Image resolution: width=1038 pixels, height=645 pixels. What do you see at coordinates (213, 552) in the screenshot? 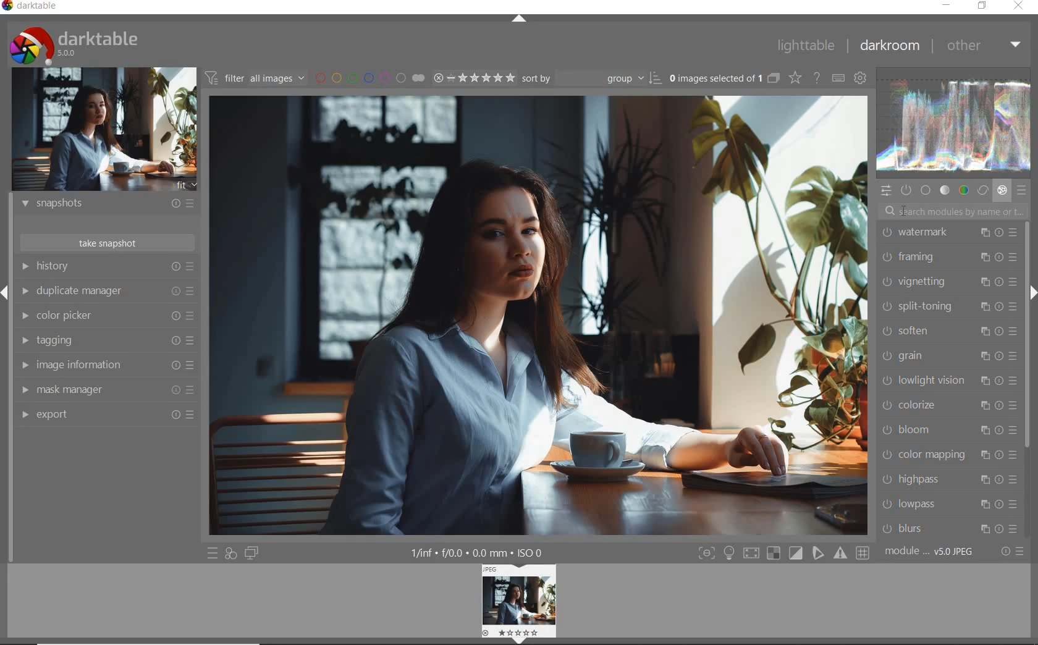
I see `quick access to presets` at bounding box center [213, 552].